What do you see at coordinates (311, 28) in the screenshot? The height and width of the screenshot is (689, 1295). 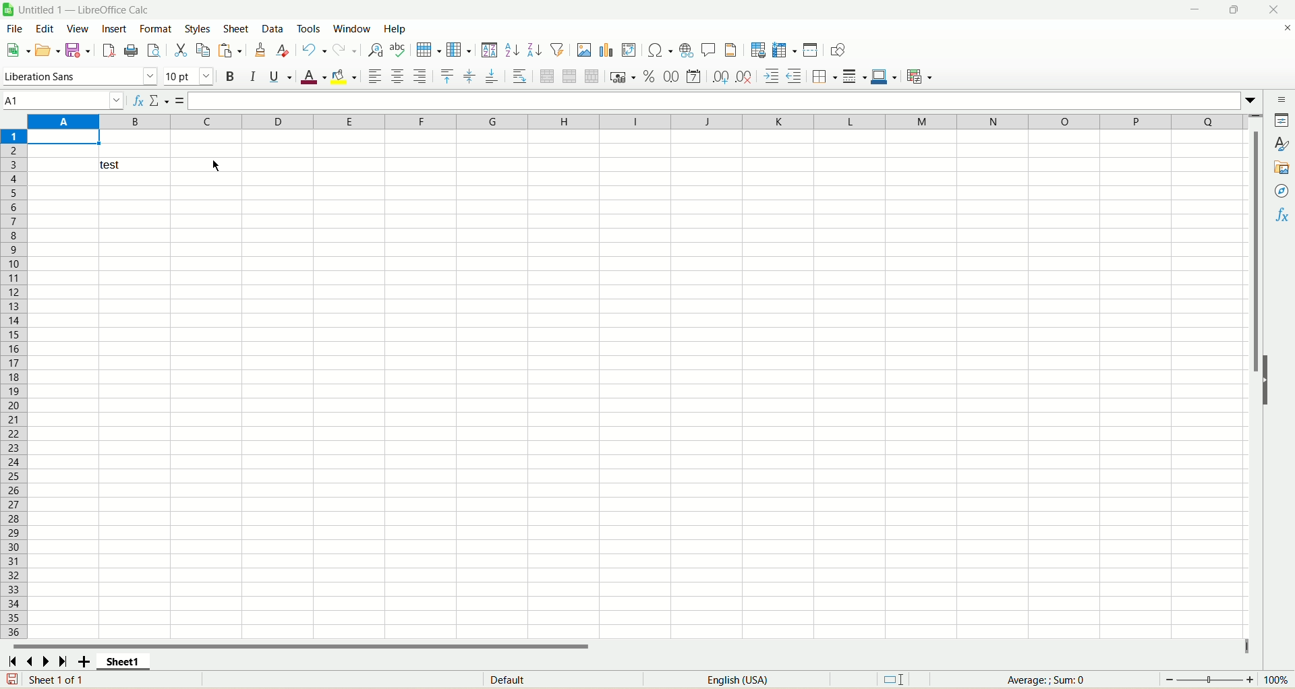 I see `tools` at bounding box center [311, 28].